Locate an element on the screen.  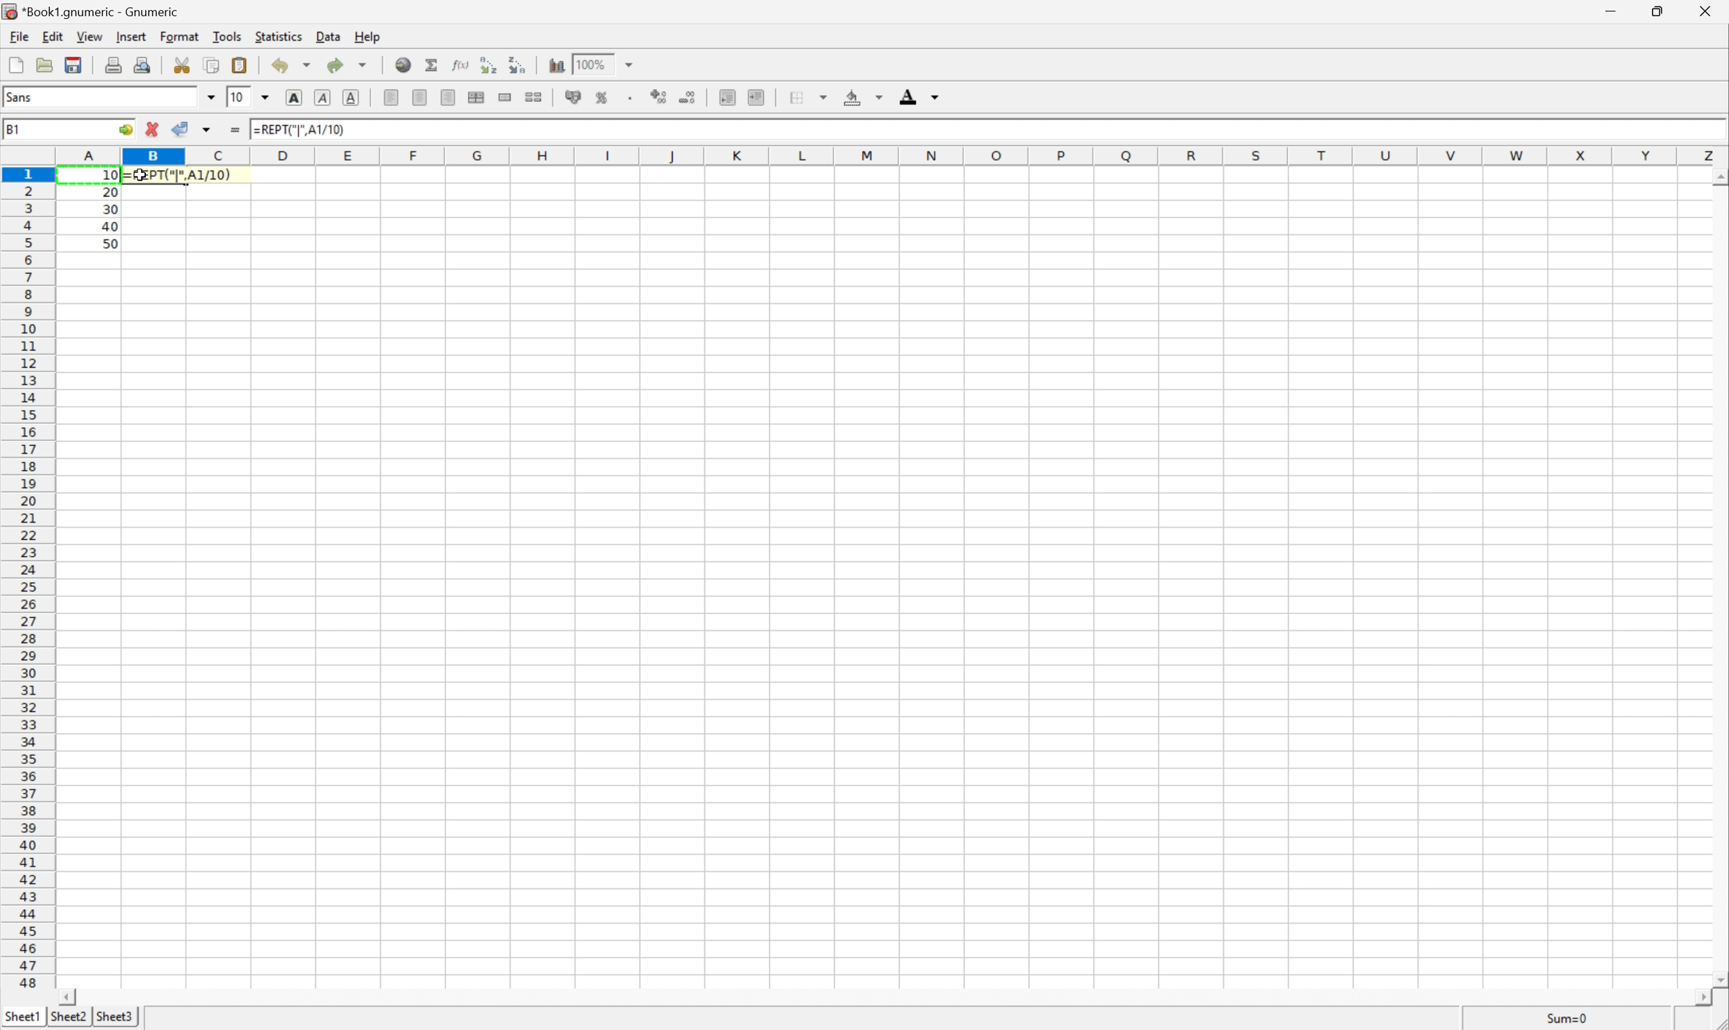
Center horizontally across selection is located at coordinates (477, 99).